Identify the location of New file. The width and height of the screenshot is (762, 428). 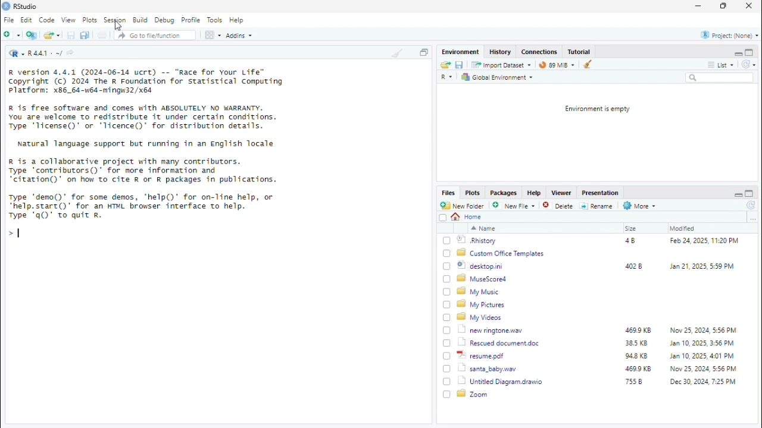
(32, 34).